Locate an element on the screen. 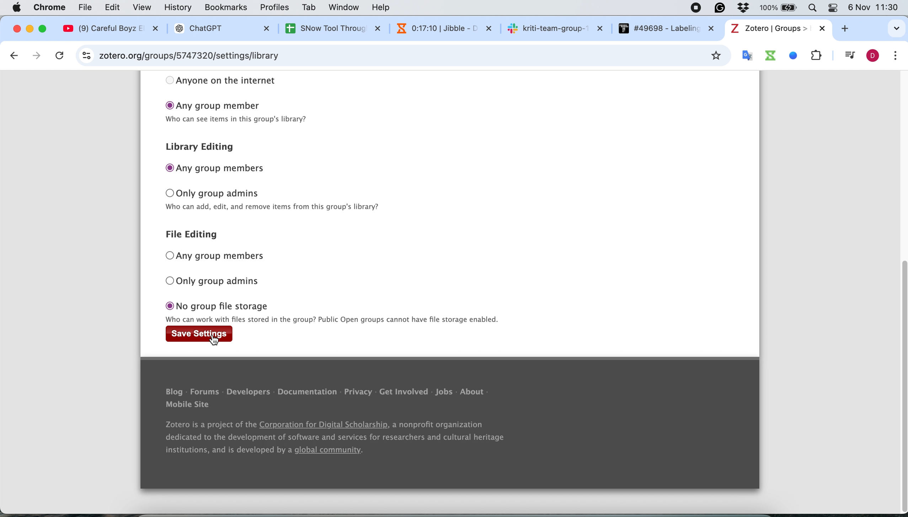  window is located at coordinates (345, 8).